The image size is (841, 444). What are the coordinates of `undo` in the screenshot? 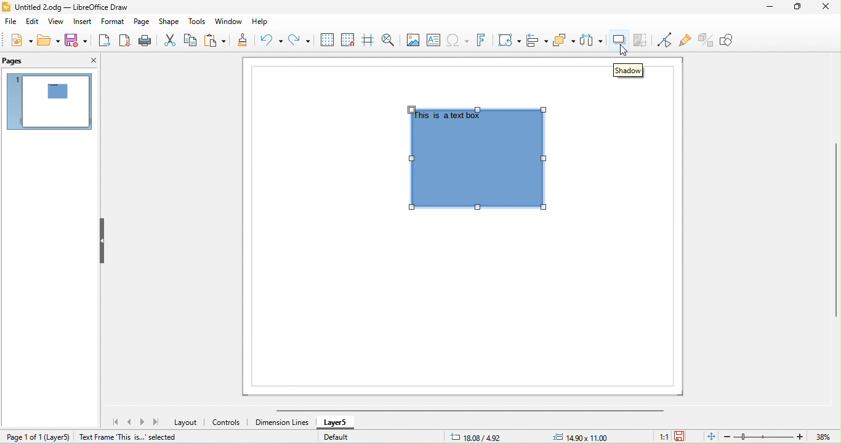 It's located at (270, 42).